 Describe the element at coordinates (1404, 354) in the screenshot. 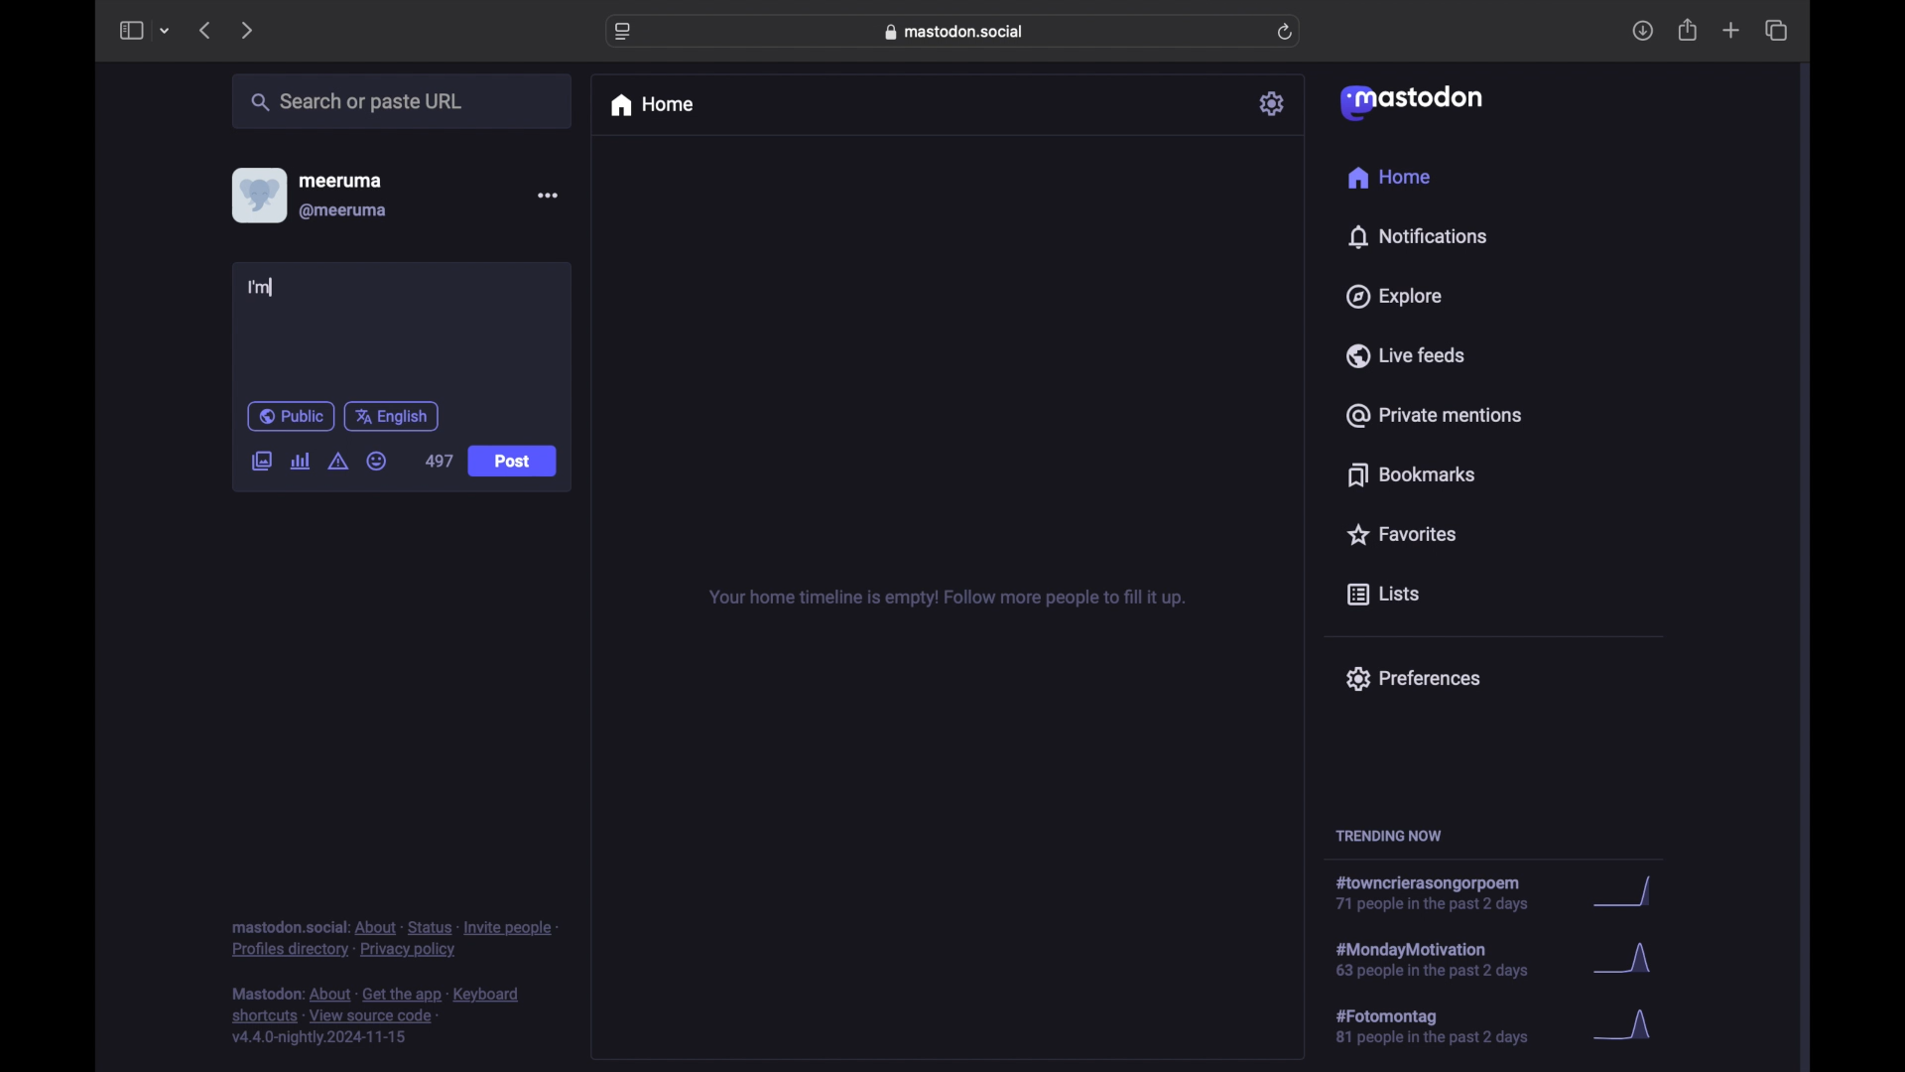

I see `live feeds` at that location.